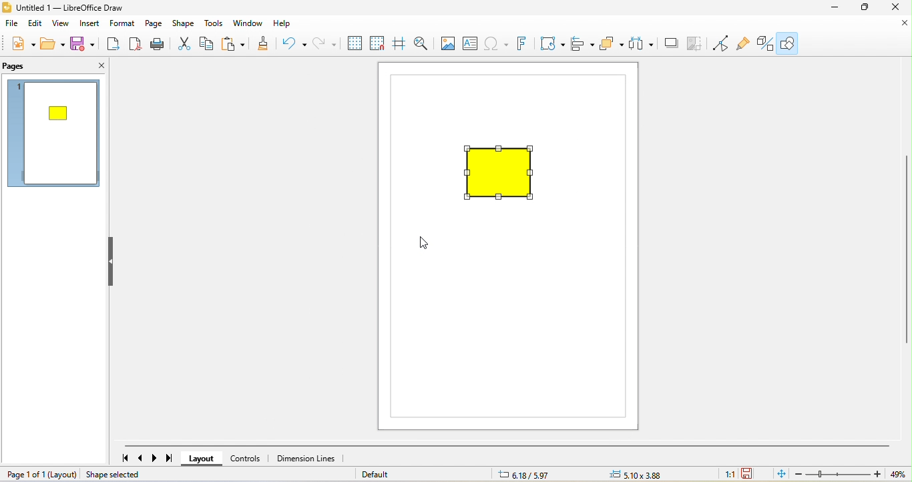 This screenshot has height=482, width=912. What do you see at coordinates (325, 43) in the screenshot?
I see `redo` at bounding box center [325, 43].